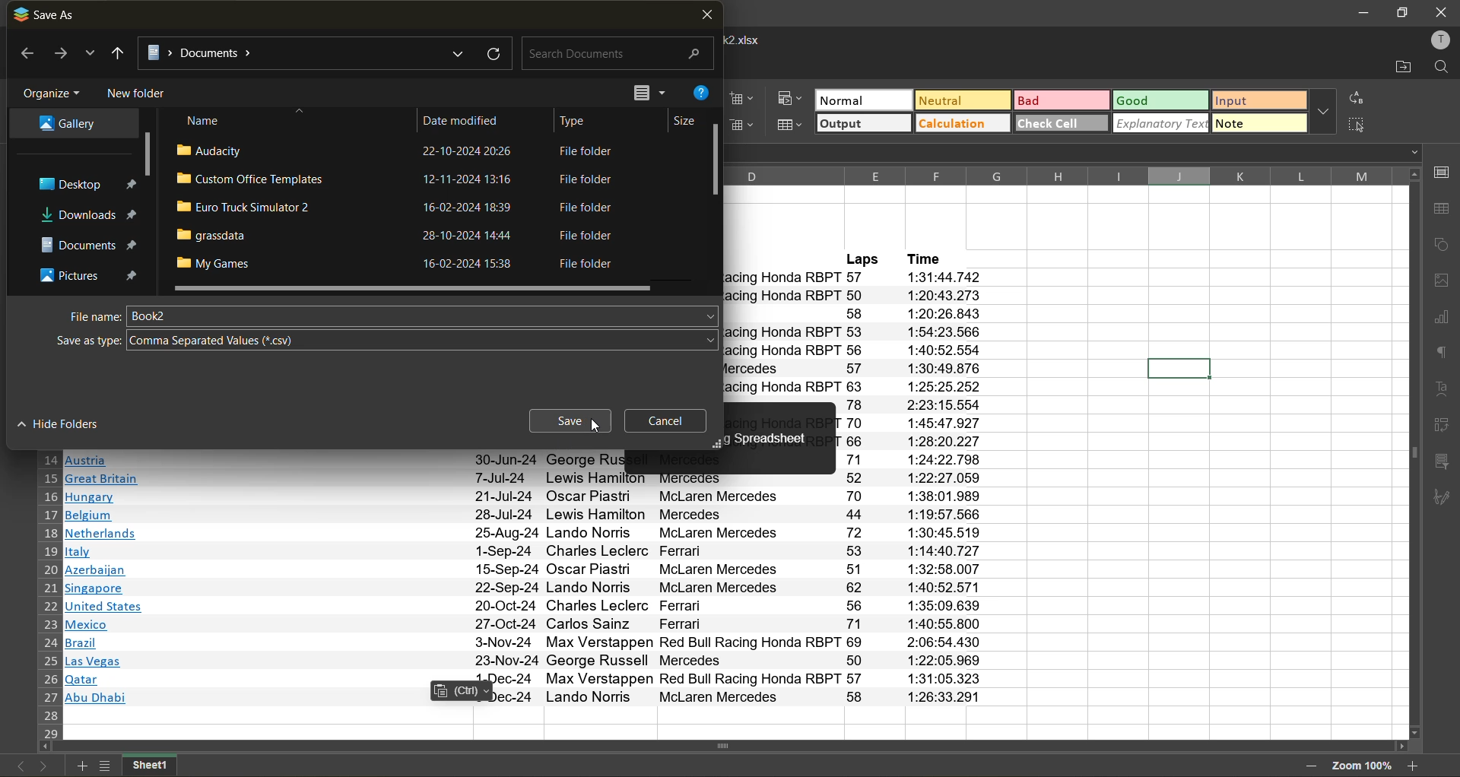  I want to click on folder, so click(88, 215).